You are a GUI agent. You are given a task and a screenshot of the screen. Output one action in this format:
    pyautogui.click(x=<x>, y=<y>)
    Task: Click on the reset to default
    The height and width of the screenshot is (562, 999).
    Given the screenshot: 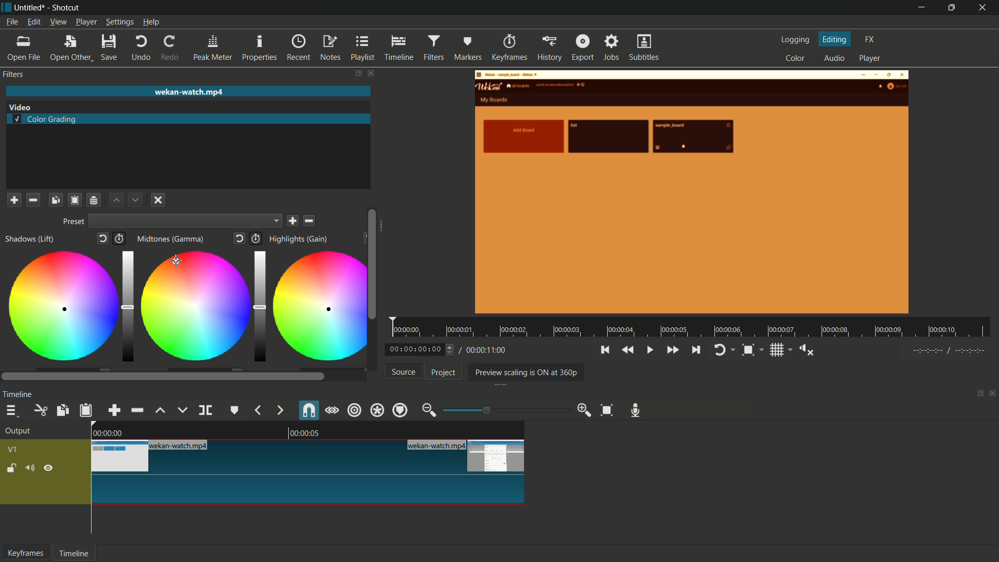 What is the action you would take?
    pyautogui.click(x=240, y=238)
    